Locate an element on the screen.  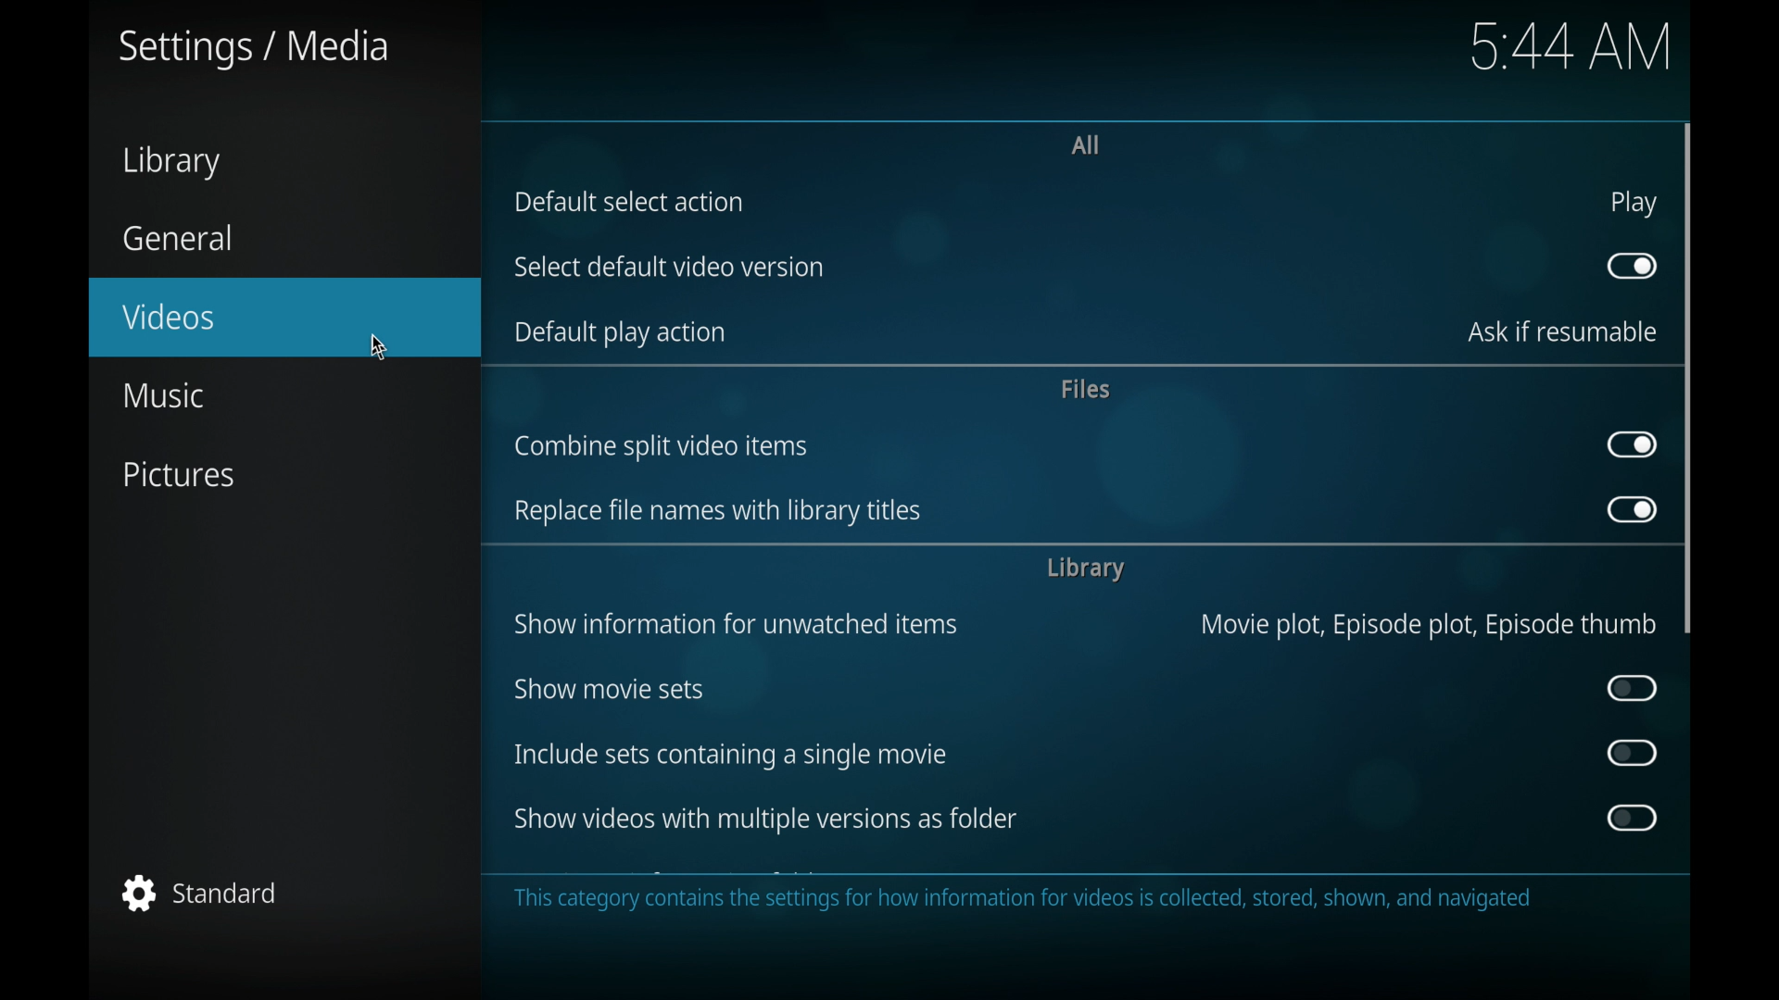
library is located at coordinates (170, 162).